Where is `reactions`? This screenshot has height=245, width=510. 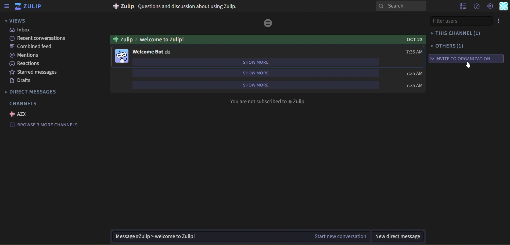
reactions is located at coordinates (28, 64).